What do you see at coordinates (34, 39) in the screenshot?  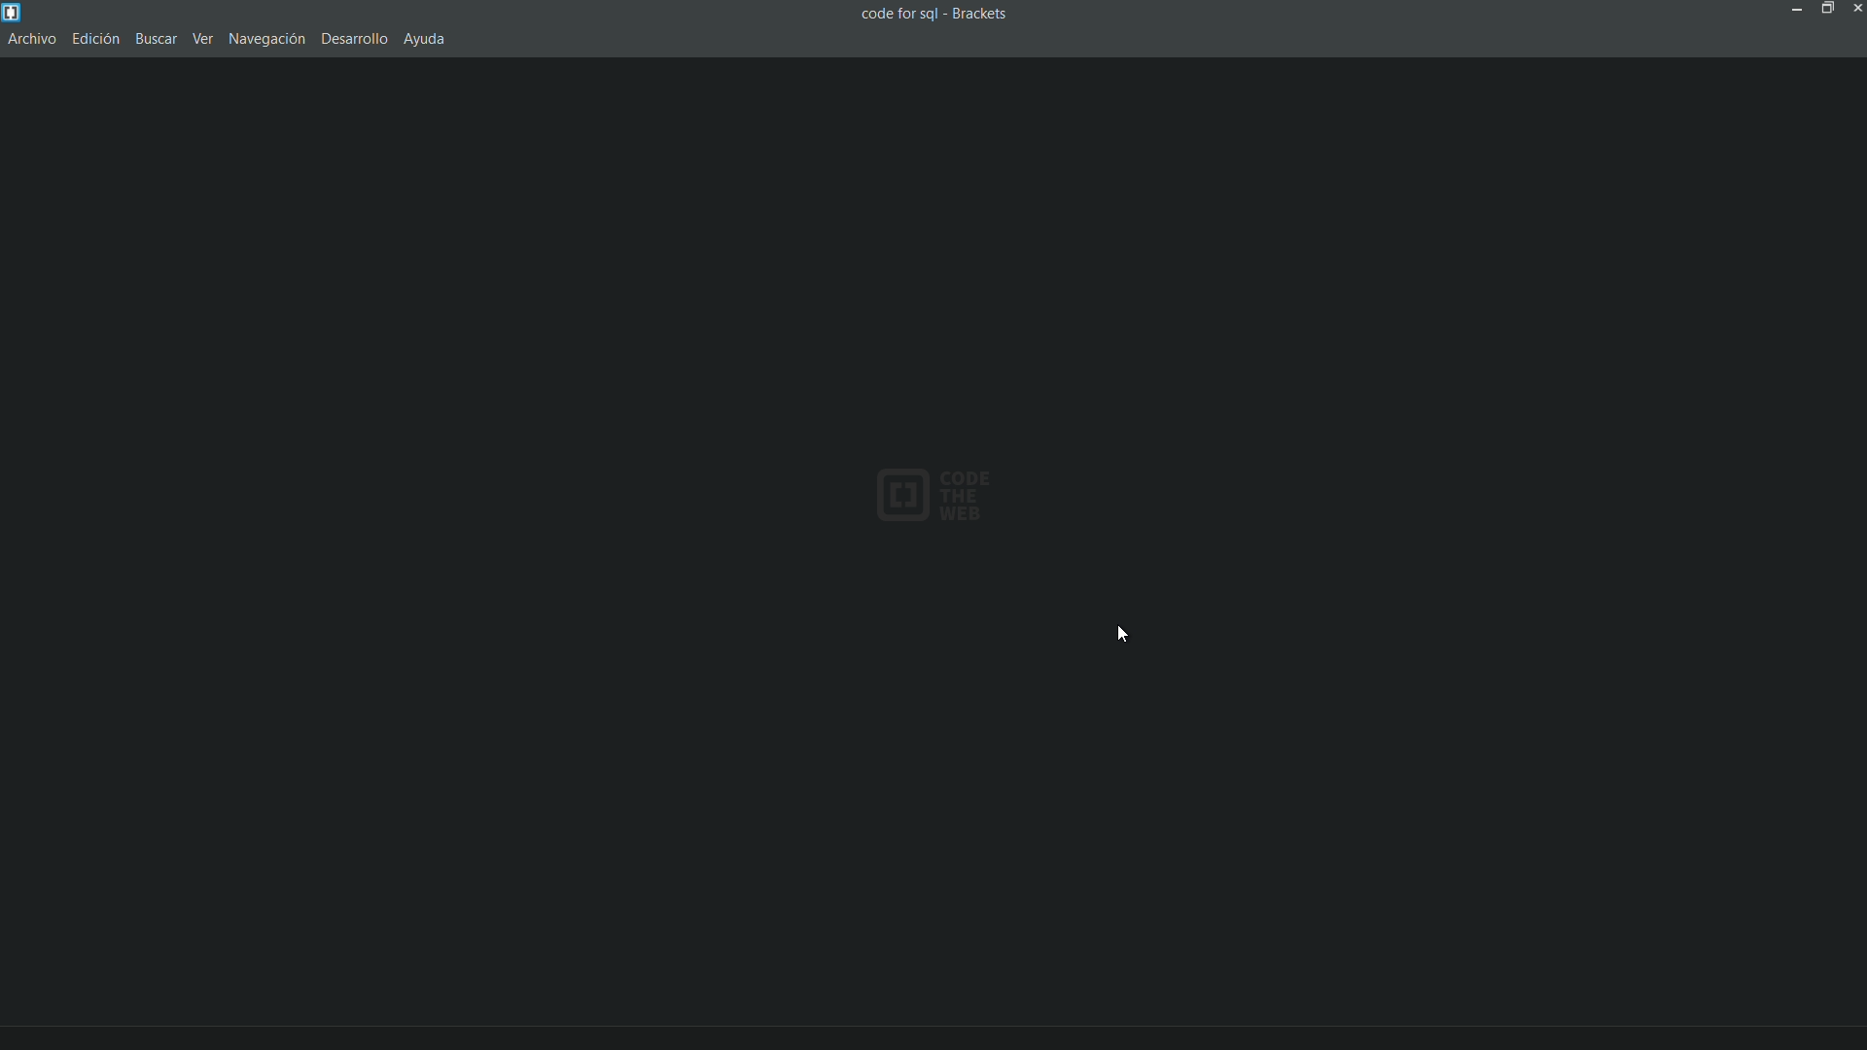 I see `Archivo` at bounding box center [34, 39].